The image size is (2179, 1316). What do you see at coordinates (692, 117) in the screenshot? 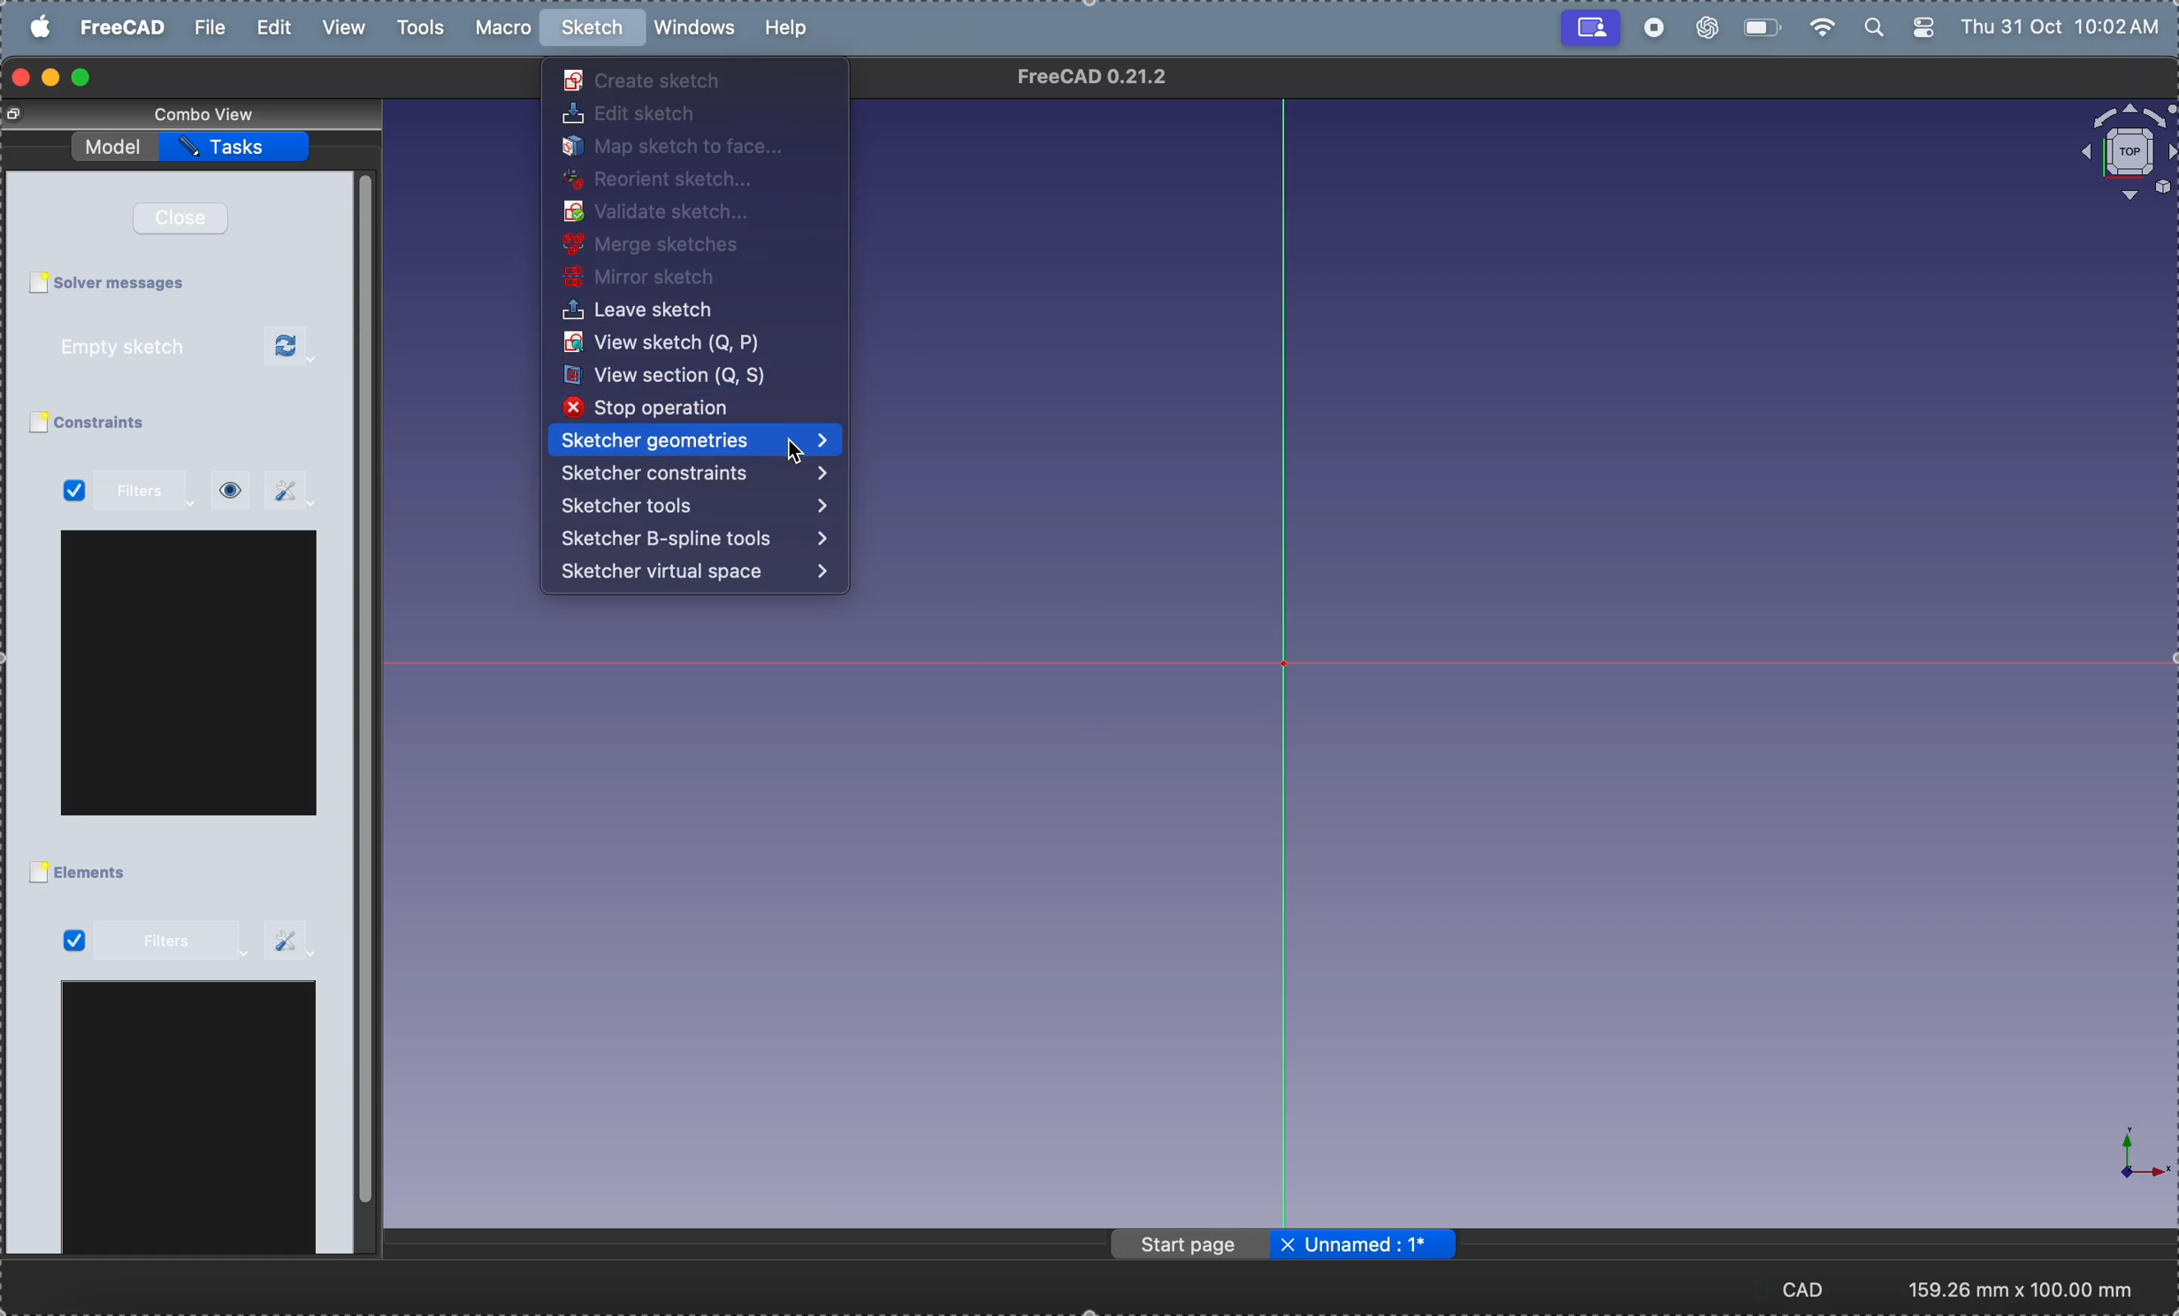
I see `edit sketch` at bounding box center [692, 117].